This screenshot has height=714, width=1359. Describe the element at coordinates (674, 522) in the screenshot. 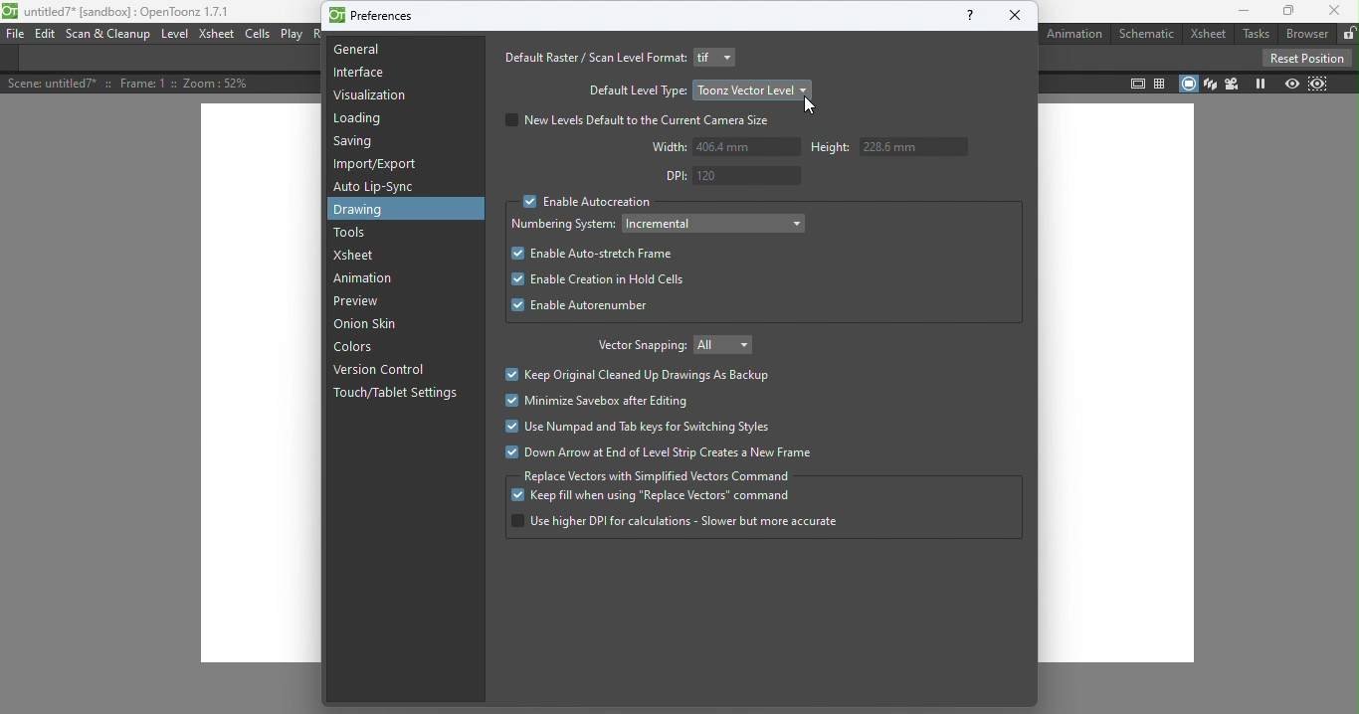

I see `Use higher DPI for calculation- slower but more accurate` at that location.